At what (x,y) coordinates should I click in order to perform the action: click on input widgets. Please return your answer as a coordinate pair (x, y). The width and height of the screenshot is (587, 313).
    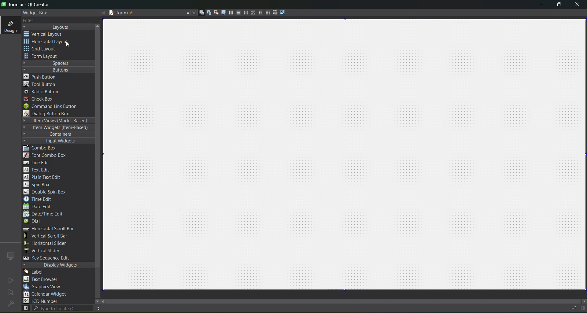
    Looking at the image, I should click on (55, 141).